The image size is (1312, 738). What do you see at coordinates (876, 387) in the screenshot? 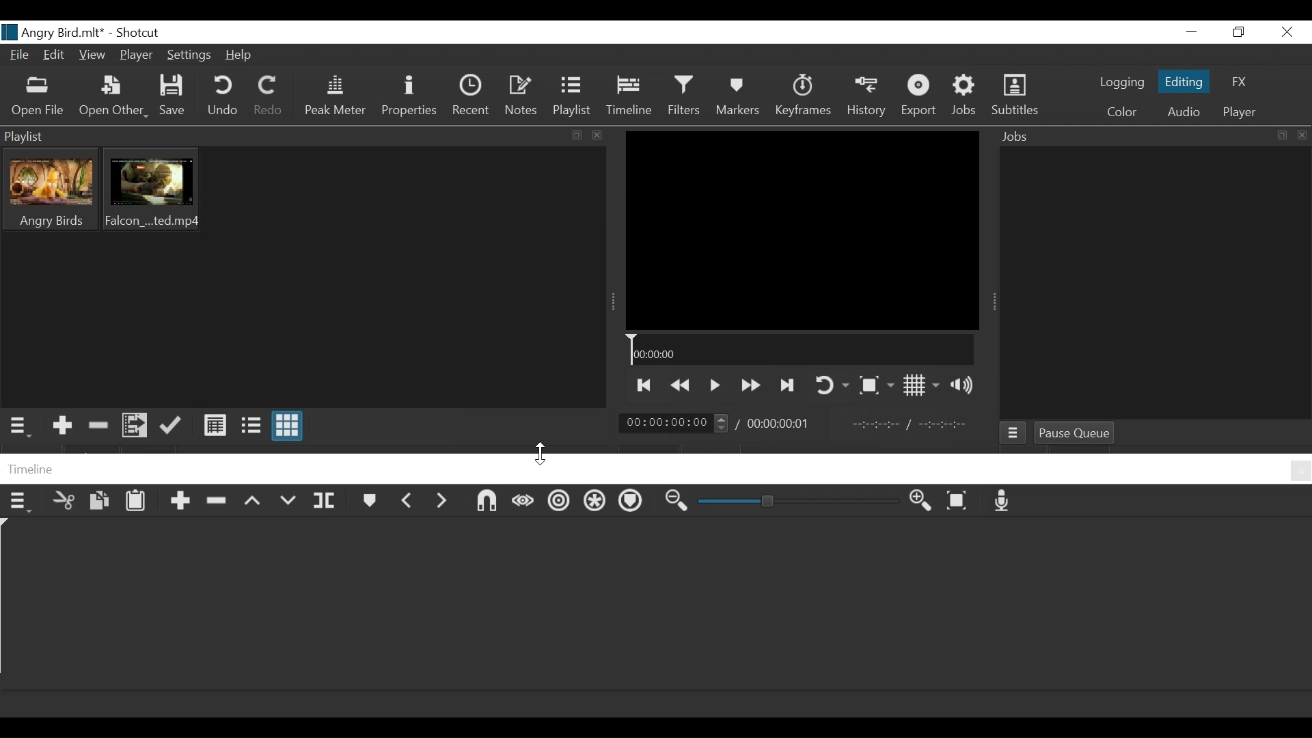
I see `Toggle Zoom` at bounding box center [876, 387].